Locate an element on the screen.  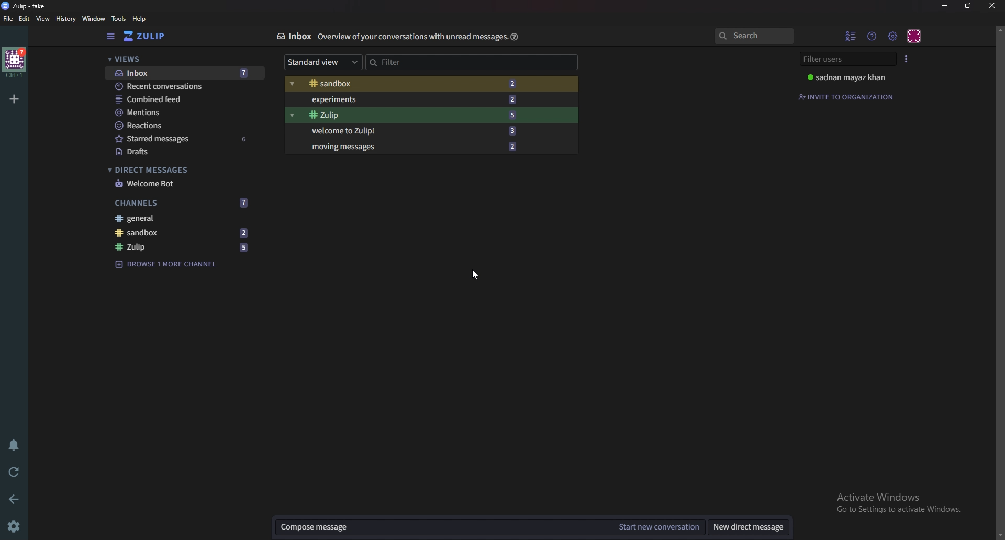
Direct messages is located at coordinates (178, 170).